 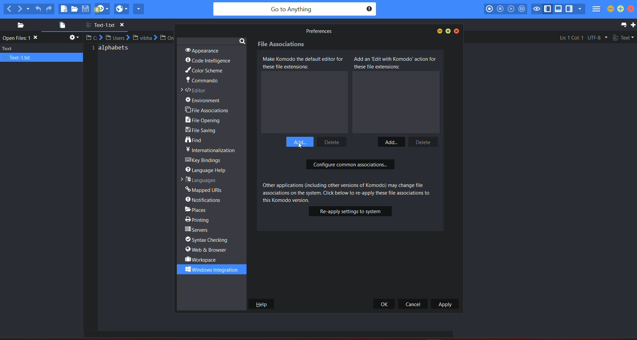 What do you see at coordinates (202, 81) in the screenshot?
I see `commando` at bounding box center [202, 81].